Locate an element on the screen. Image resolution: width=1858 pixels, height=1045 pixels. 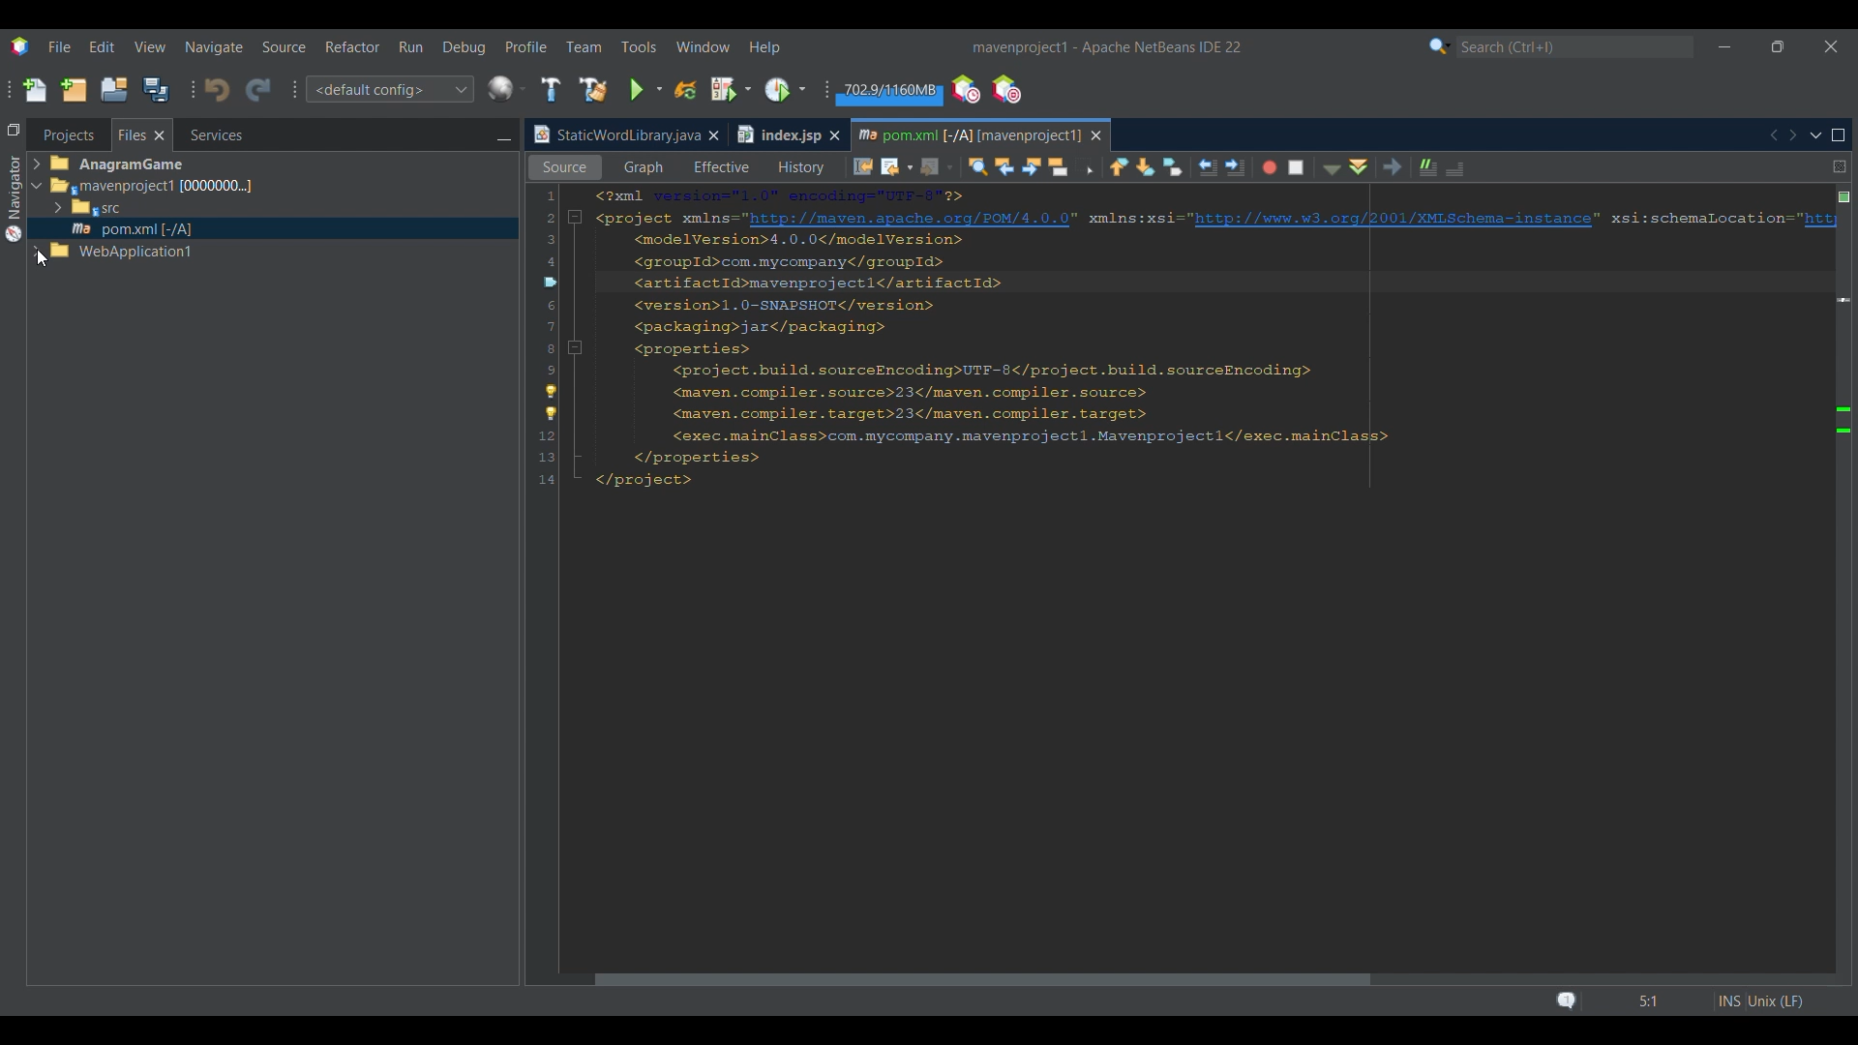
New file is located at coordinates (34, 90).